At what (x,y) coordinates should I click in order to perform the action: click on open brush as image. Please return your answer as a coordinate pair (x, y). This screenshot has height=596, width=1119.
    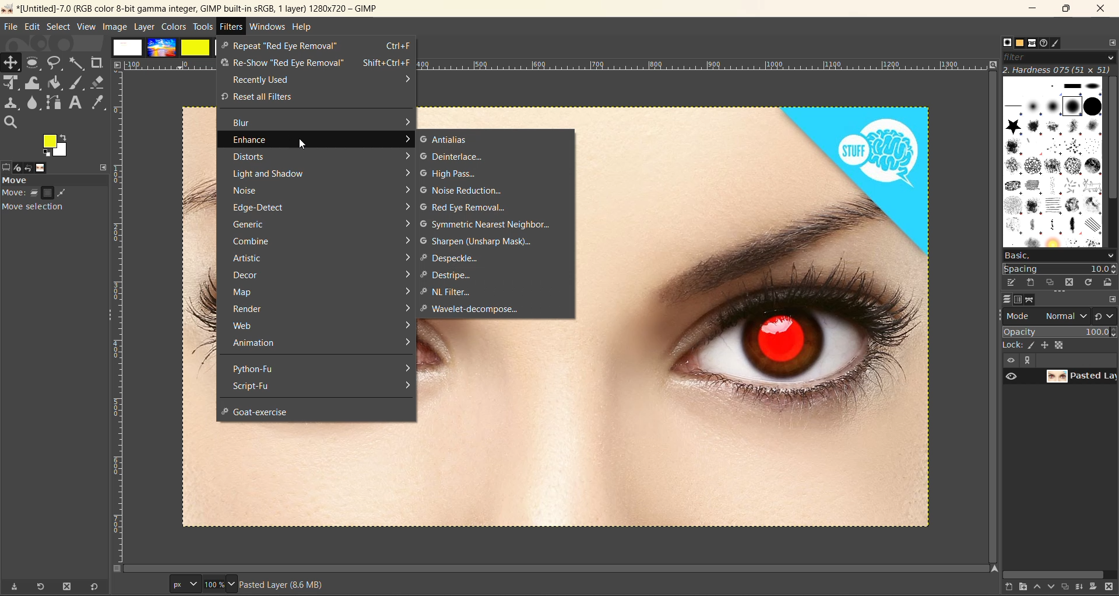
    Looking at the image, I should click on (1108, 283).